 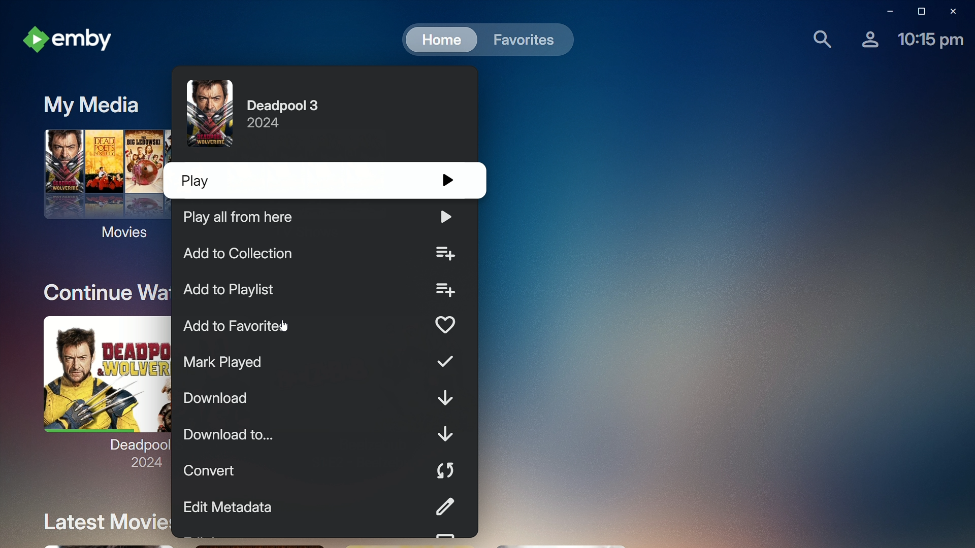 I want to click on Favorites, so click(x=518, y=39).